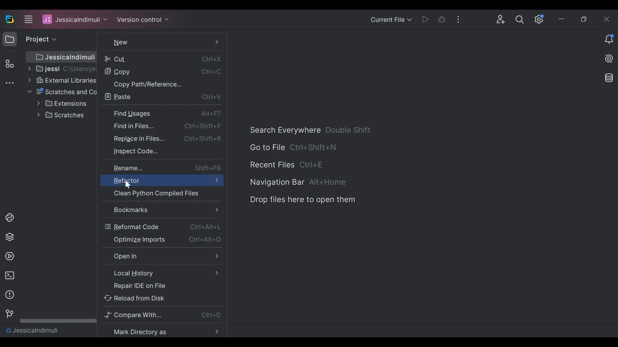  I want to click on More Options, so click(460, 19).